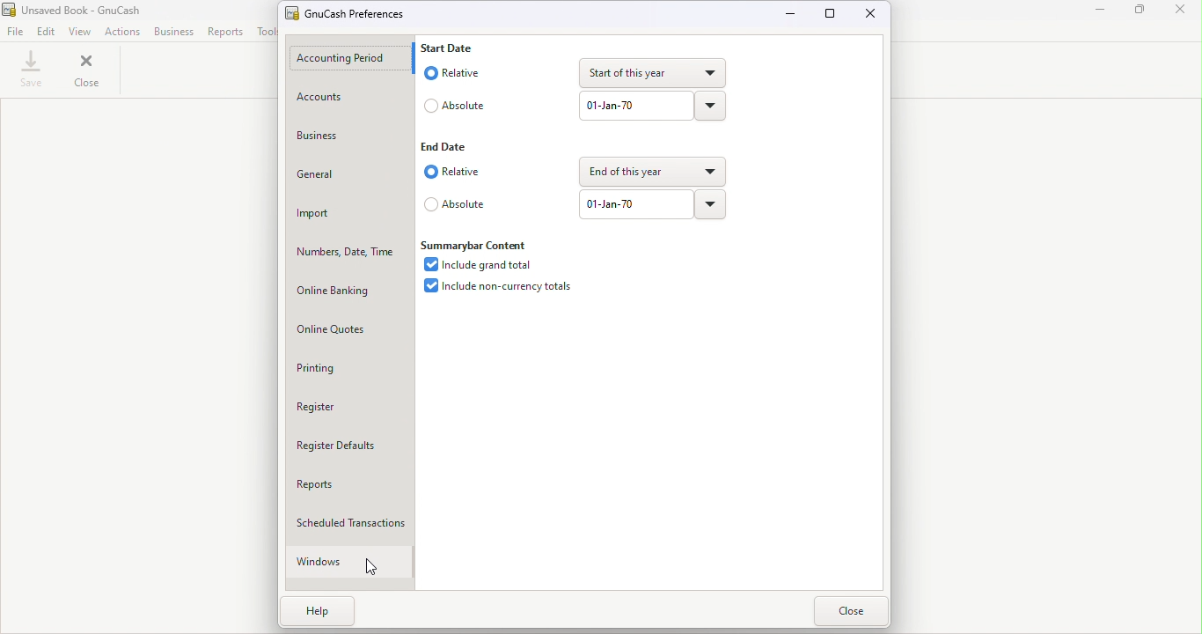 The height and width of the screenshot is (634, 1202). Describe the element at coordinates (480, 244) in the screenshot. I see `Summarybar content` at that location.